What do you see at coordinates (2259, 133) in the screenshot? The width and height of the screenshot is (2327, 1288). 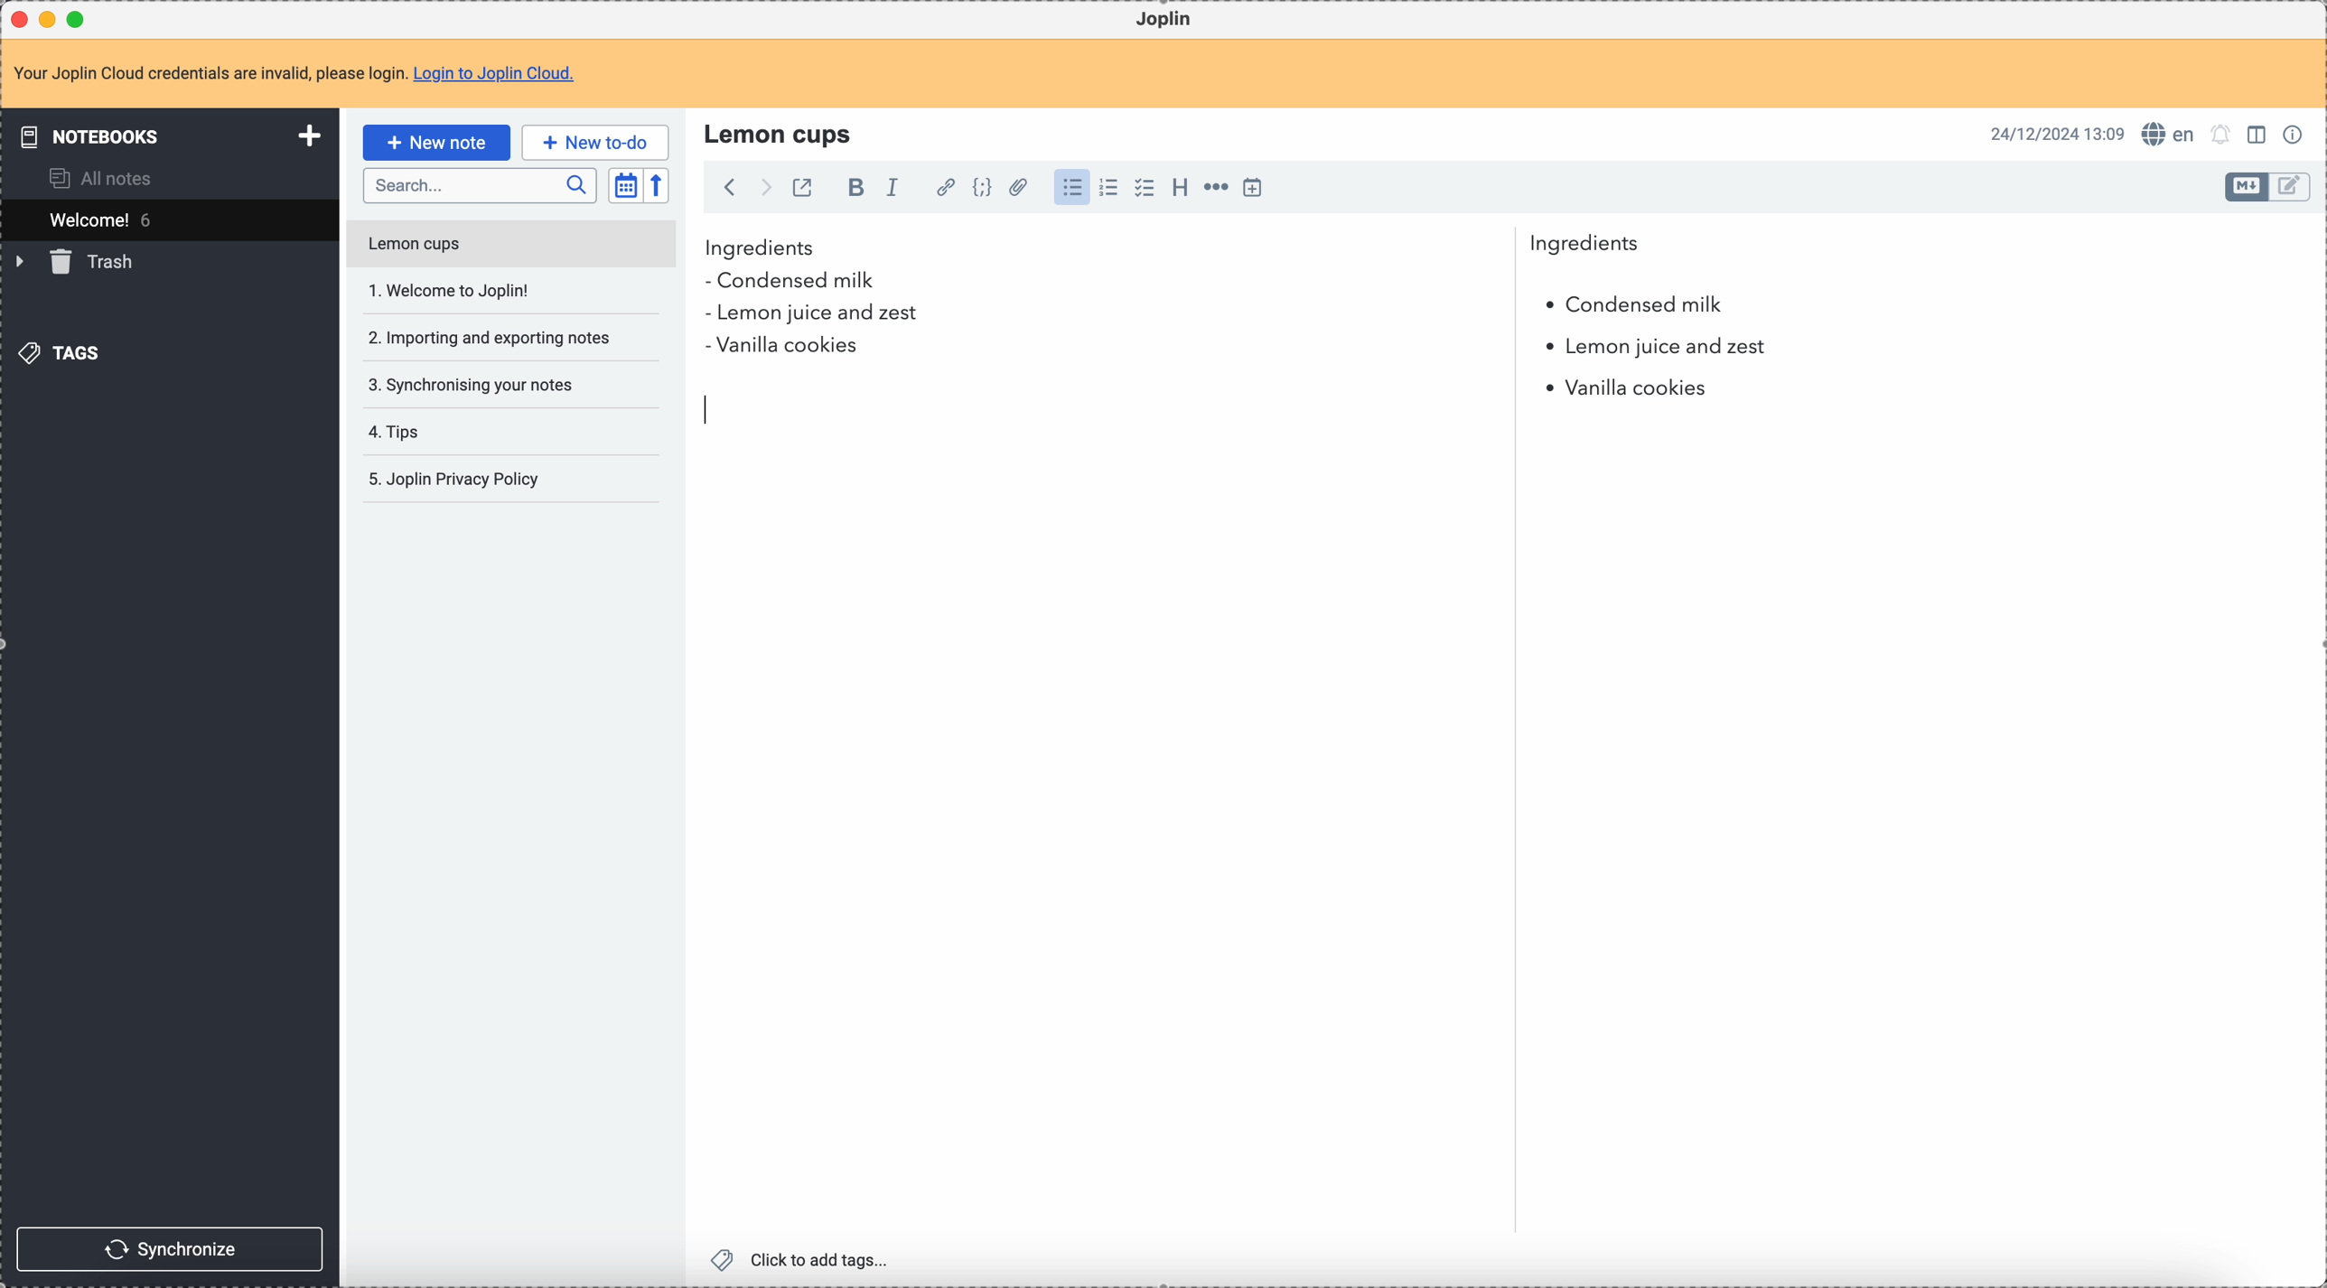 I see `toggle edit layout` at bounding box center [2259, 133].